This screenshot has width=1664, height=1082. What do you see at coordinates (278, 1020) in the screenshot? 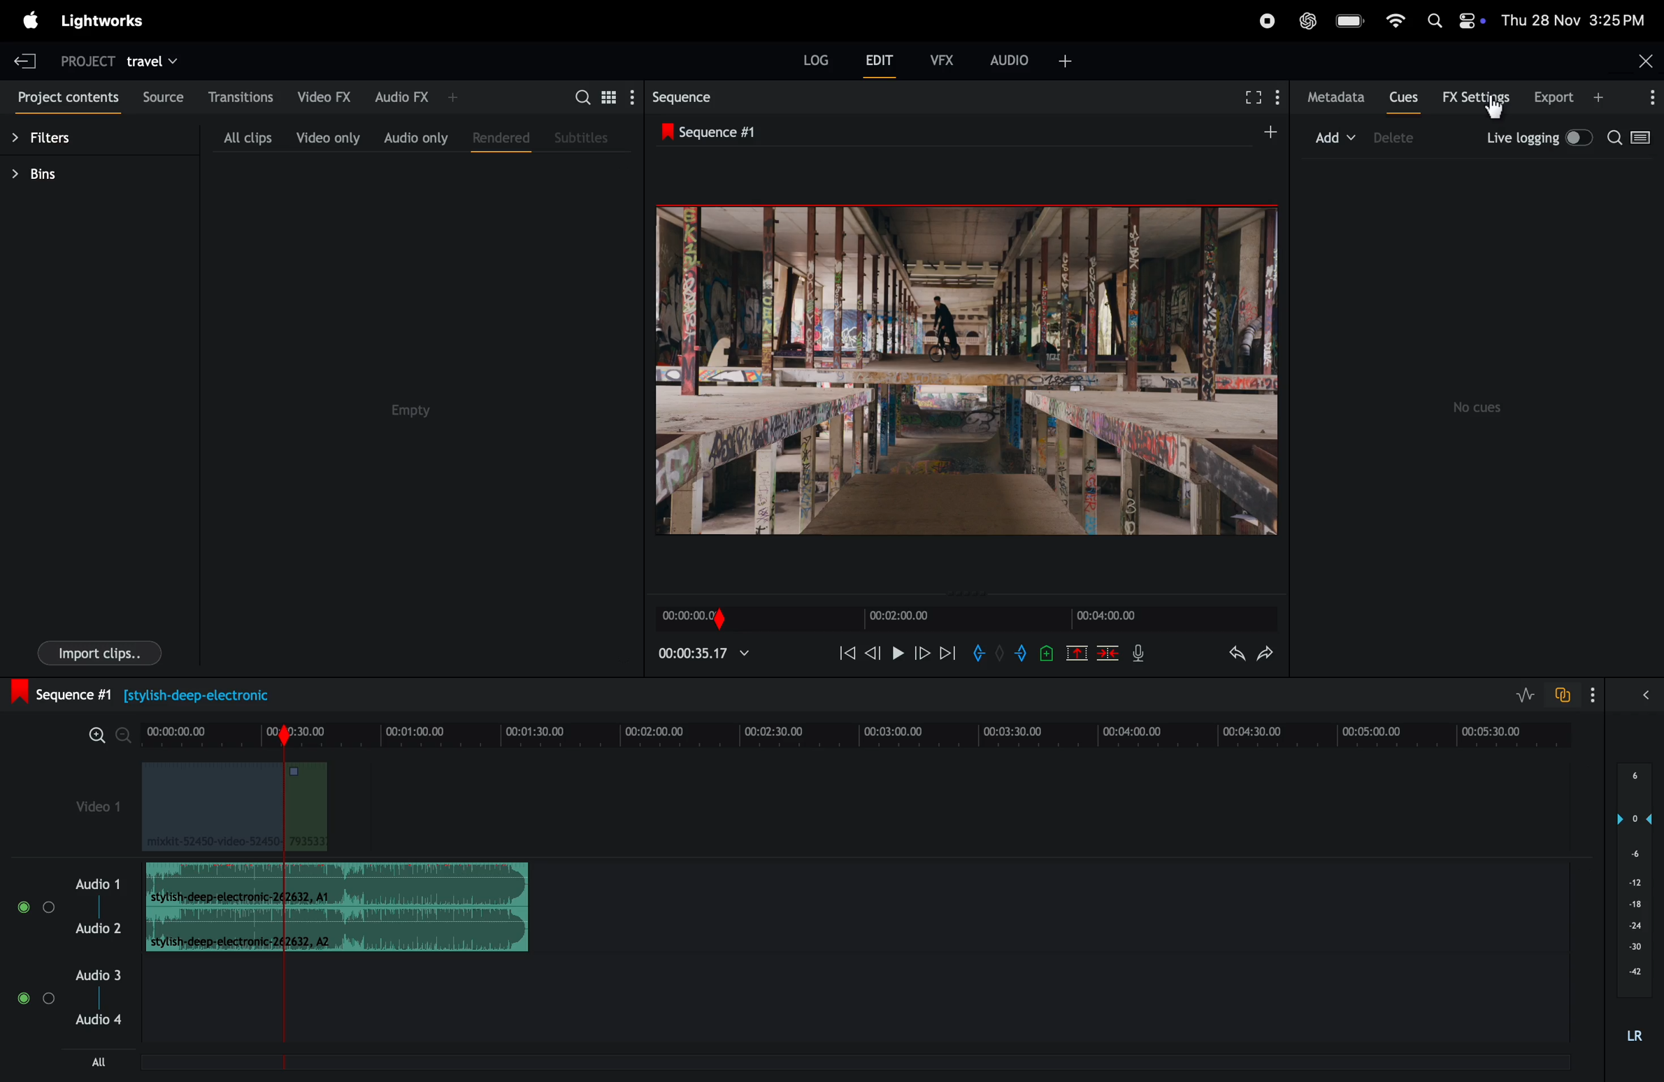
I see `playback marker` at bounding box center [278, 1020].